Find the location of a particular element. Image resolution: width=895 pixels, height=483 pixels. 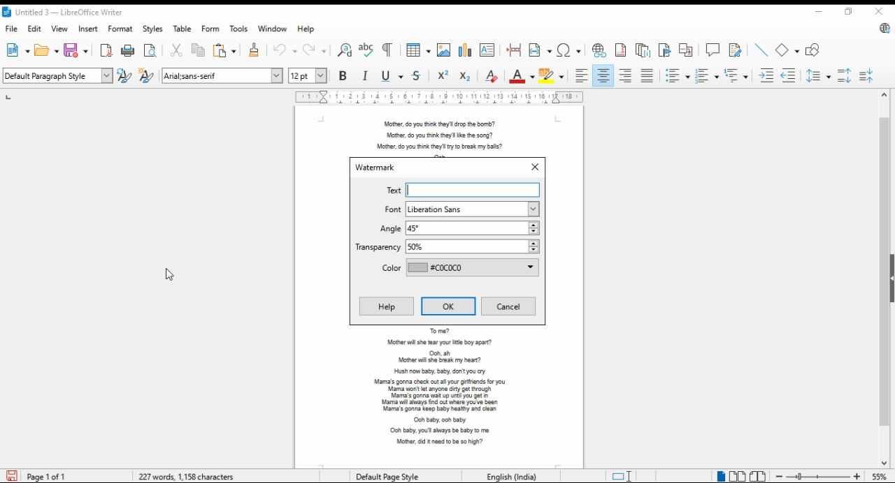

scroll bar is located at coordinates (884, 278).